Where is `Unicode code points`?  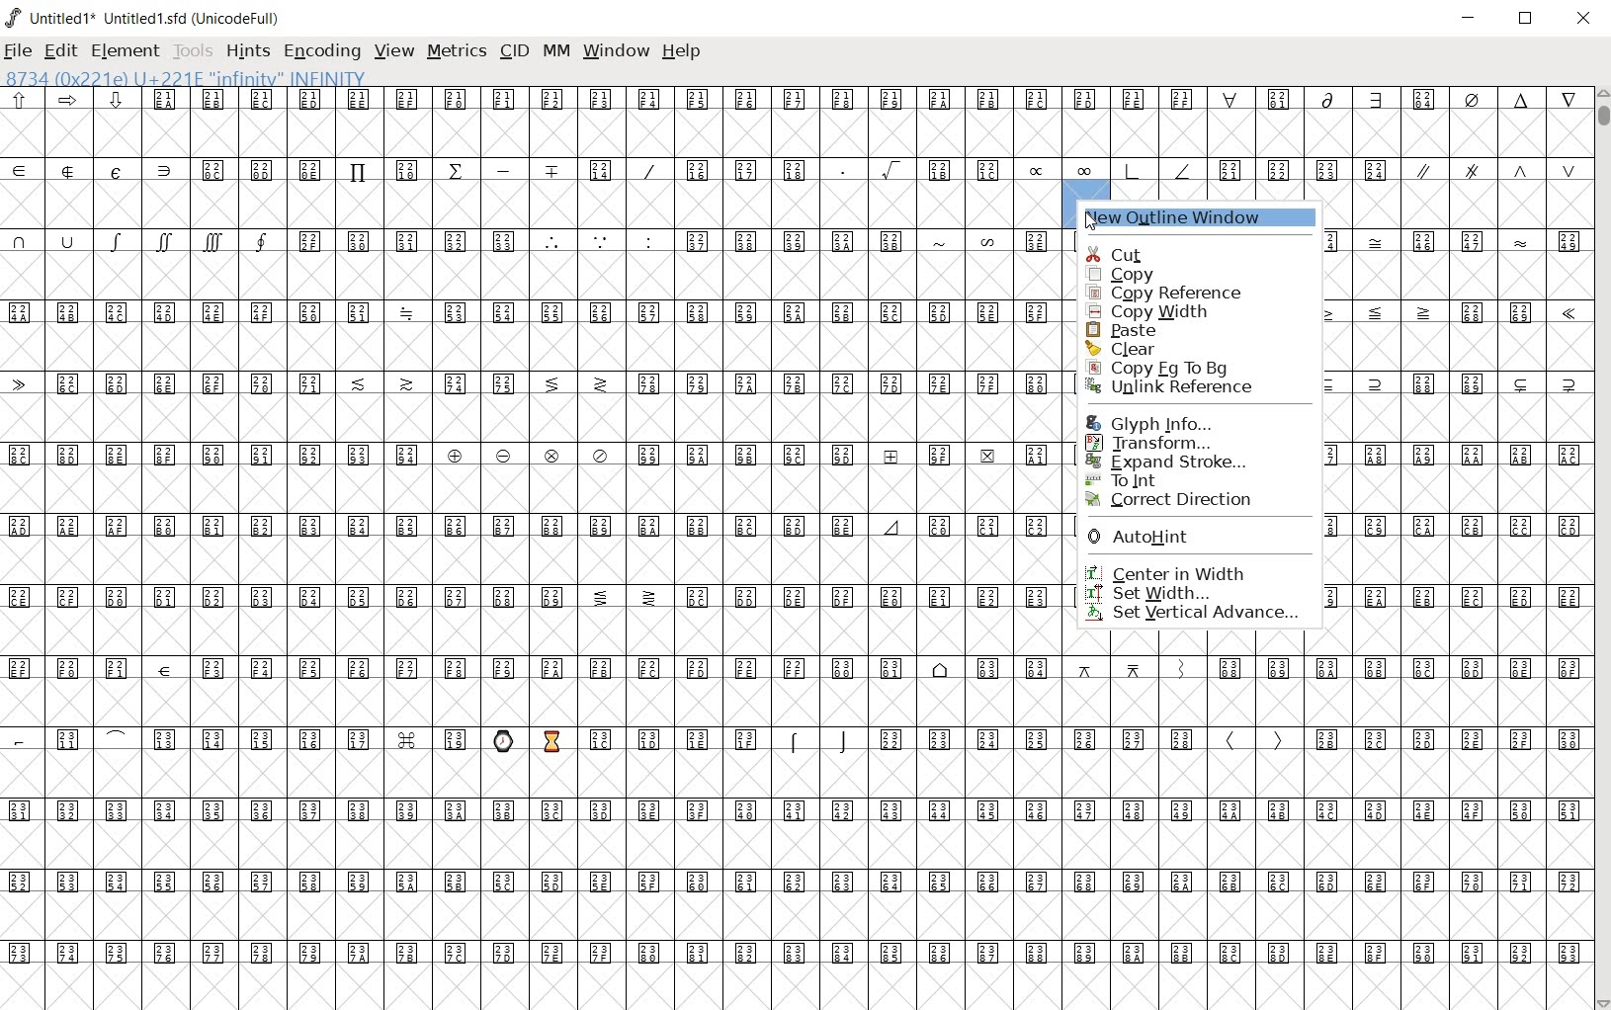 Unicode code points is located at coordinates (794, 666).